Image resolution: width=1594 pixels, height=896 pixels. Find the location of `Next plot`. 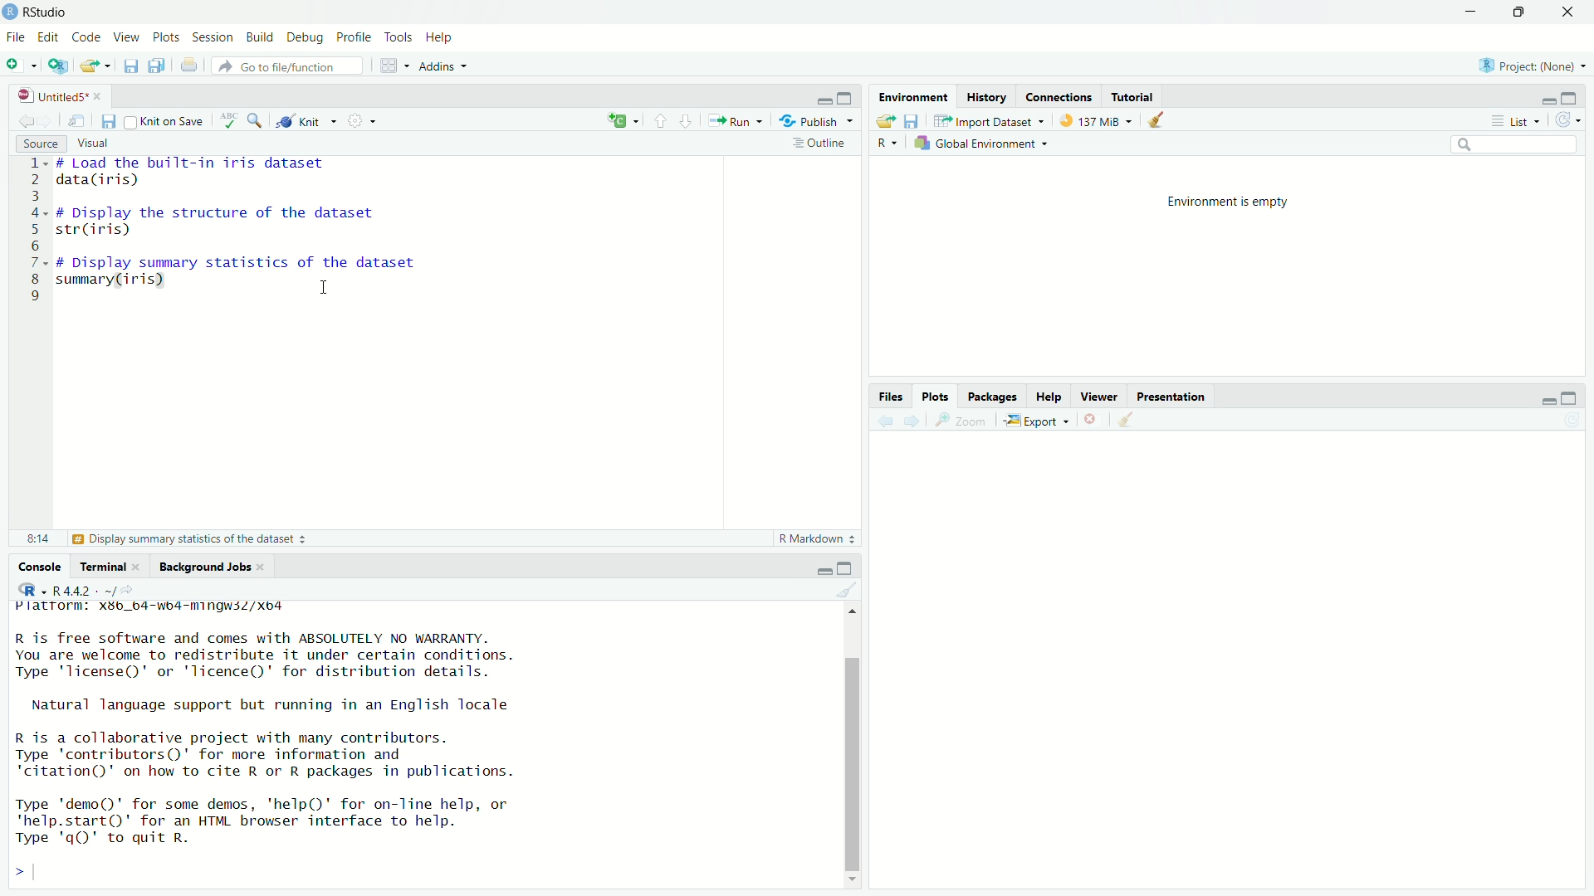

Next plot is located at coordinates (911, 421).